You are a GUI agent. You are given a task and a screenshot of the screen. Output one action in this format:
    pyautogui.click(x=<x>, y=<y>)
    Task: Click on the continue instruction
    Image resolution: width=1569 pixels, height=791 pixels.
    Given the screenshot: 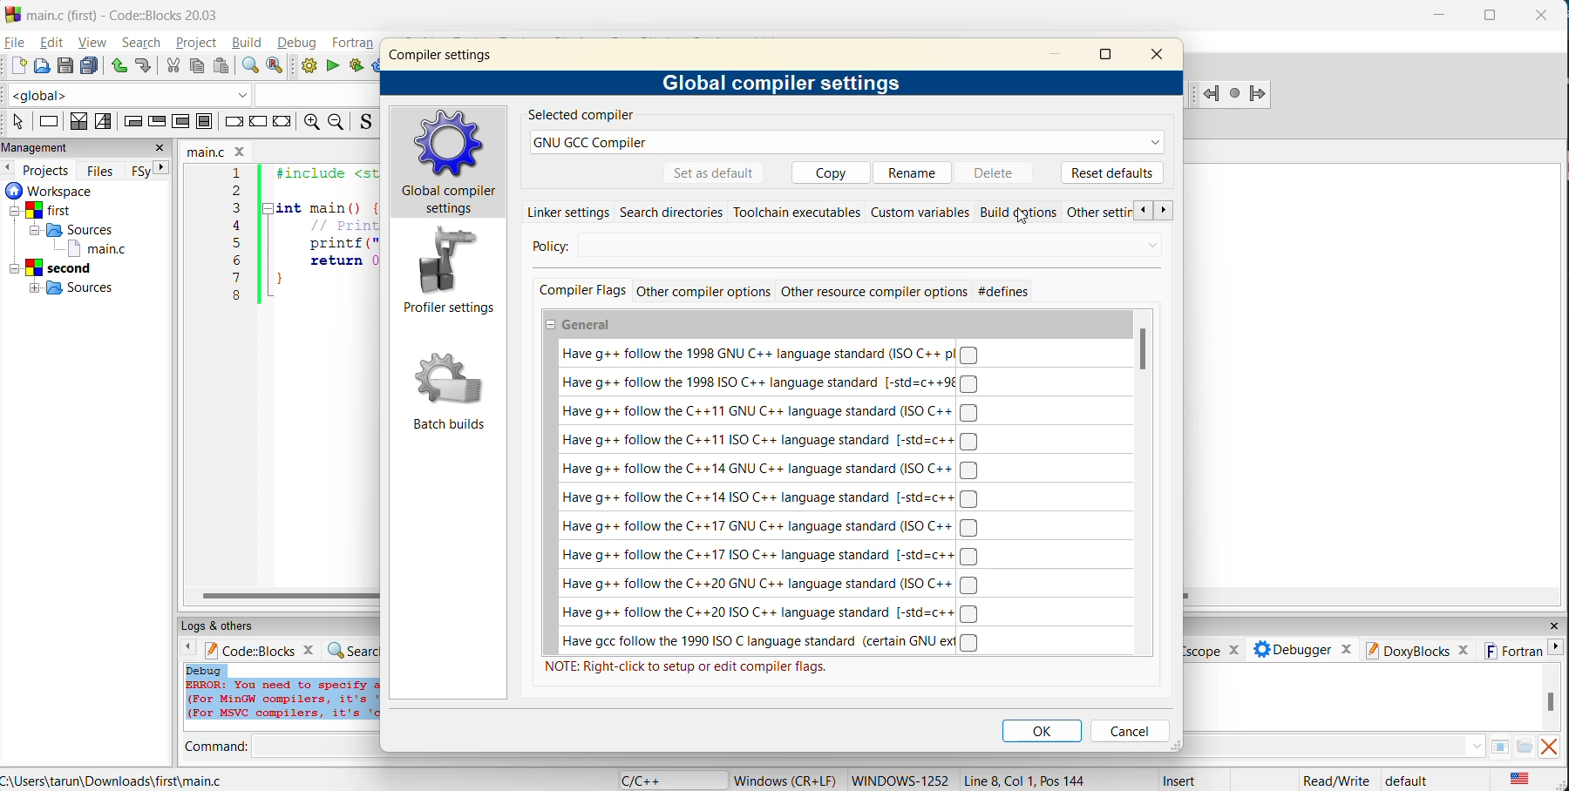 What is the action you would take?
    pyautogui.click(x=256, y=122)
    